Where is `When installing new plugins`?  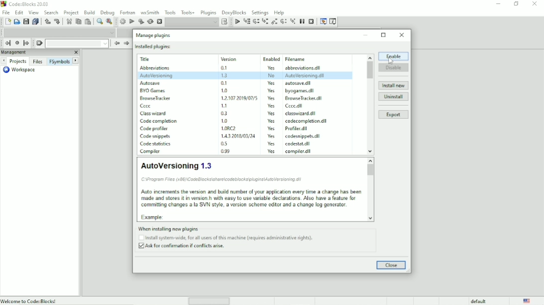
When installing new plugins is located at coordinates (228, 238).